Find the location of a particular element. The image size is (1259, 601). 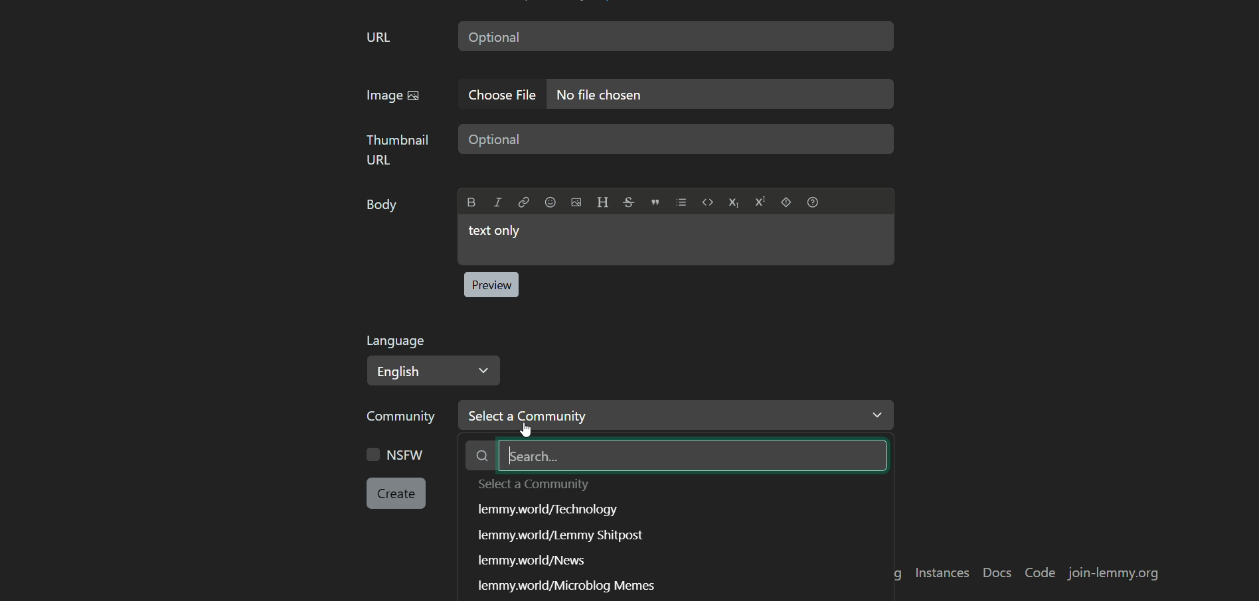

Header is located at coordinates (602, 202).